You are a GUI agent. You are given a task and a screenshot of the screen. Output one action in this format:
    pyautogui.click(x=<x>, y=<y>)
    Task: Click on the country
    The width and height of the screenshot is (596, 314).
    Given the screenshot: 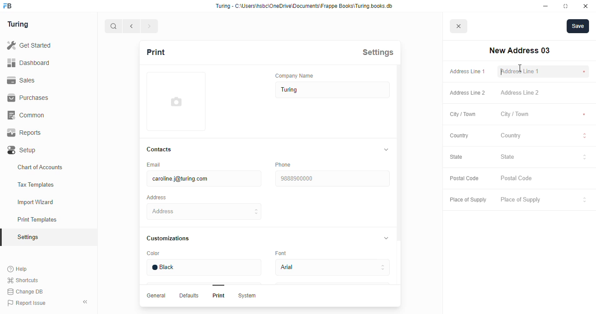 What is the action you would take?
    pyautogui.click(x=544, y=137)
    